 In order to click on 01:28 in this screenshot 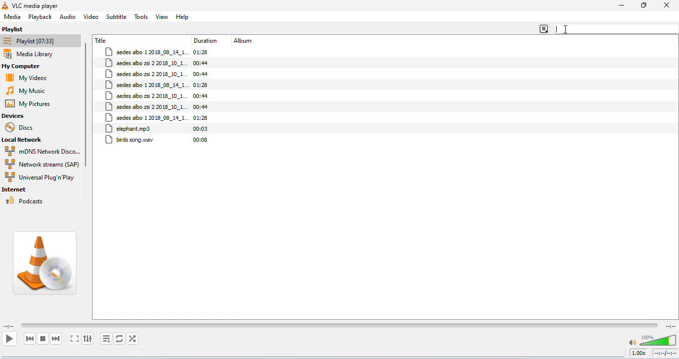, I will do `click(201, 118)`.